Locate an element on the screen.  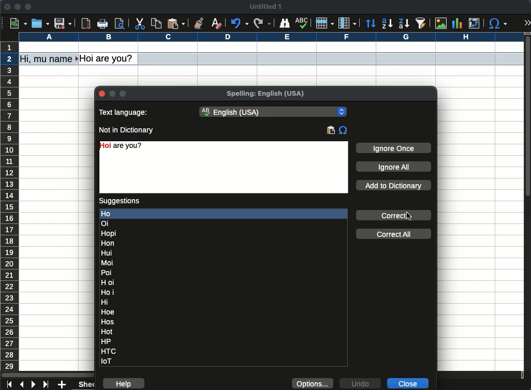
add is located at coordinates (63, 384).